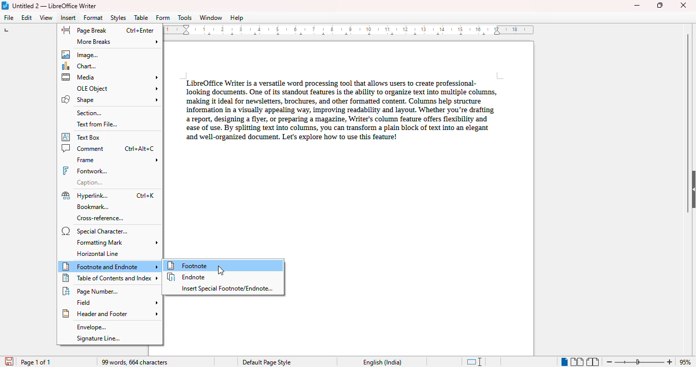 The image size is (696, 367). I want to click on Default page style, so click(266, 362).